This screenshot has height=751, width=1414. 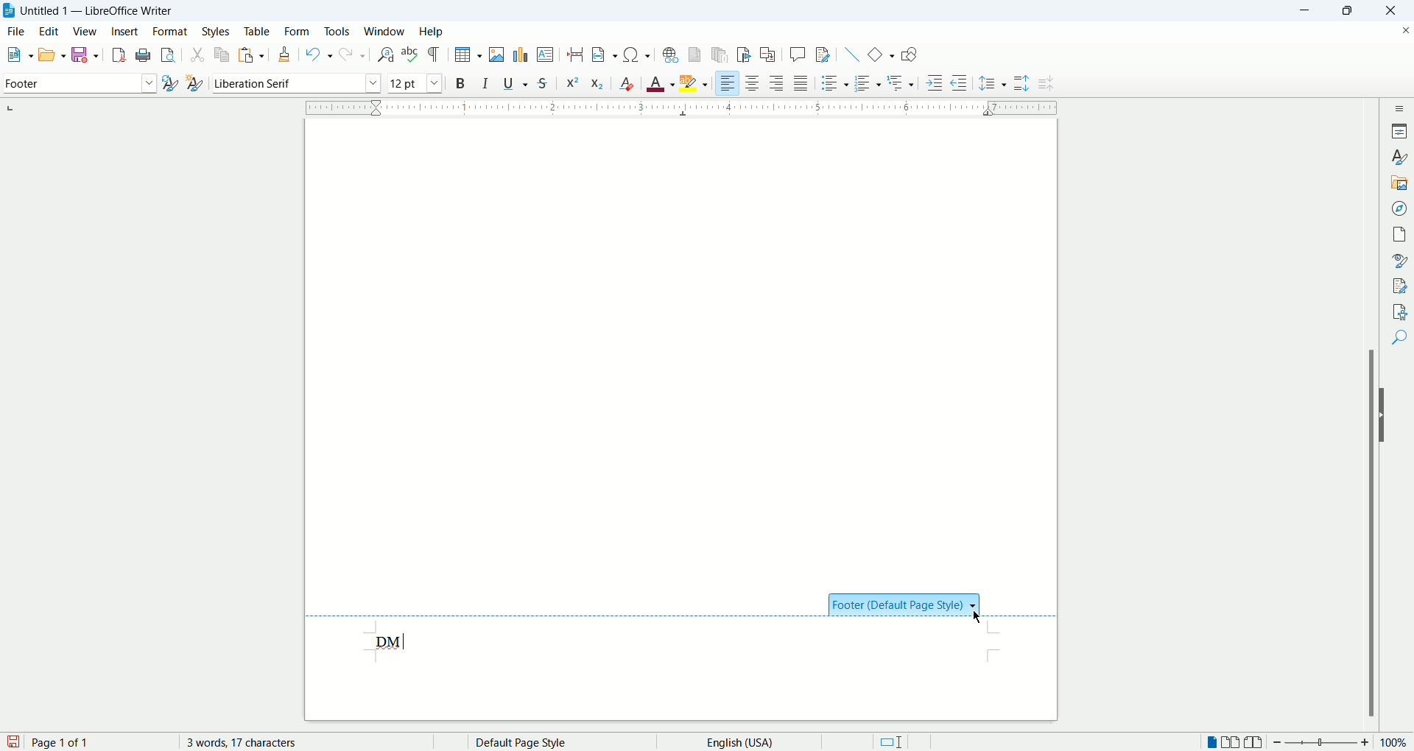 What do you see at coordinates (385, 32) in the screenshot?
I see `window` at bounding box center [385, 32].